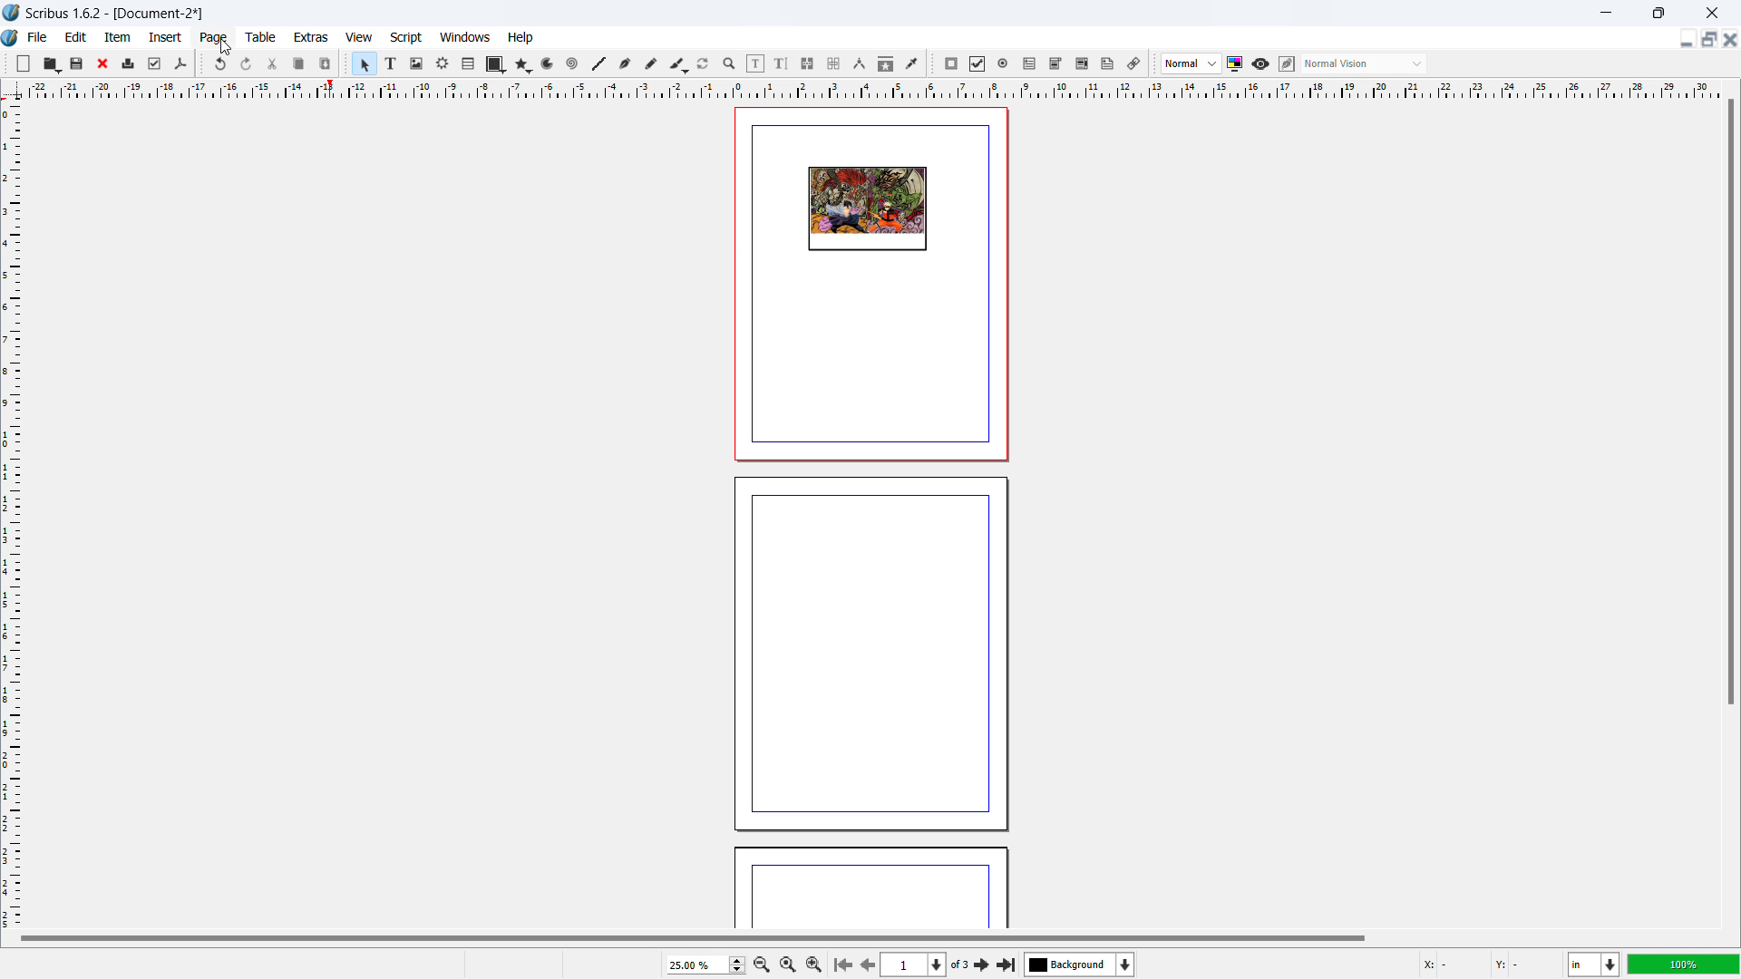 Image resolution: width=1741 pixels, height=979 pixels. Describe the element at coordinates (129, 62) in the screenshot. I see `print` at that location.